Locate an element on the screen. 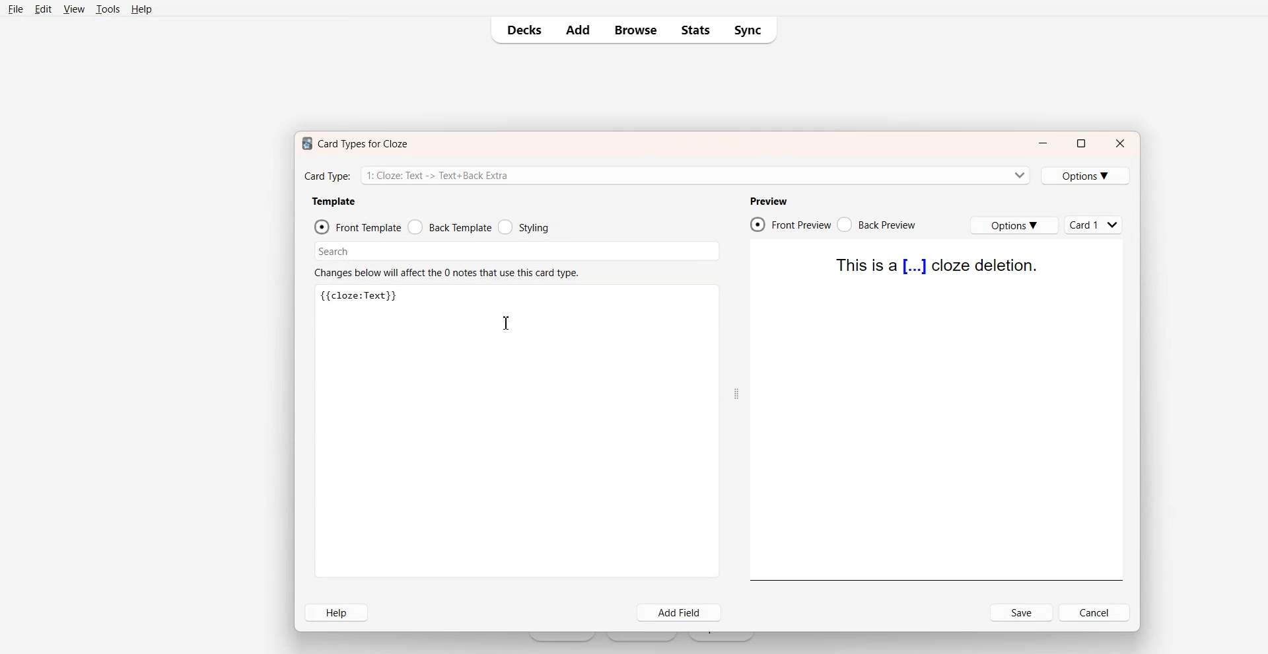 The width and height of the screenshot is (1268, 654). Save is located at coordinates (1022, 612).